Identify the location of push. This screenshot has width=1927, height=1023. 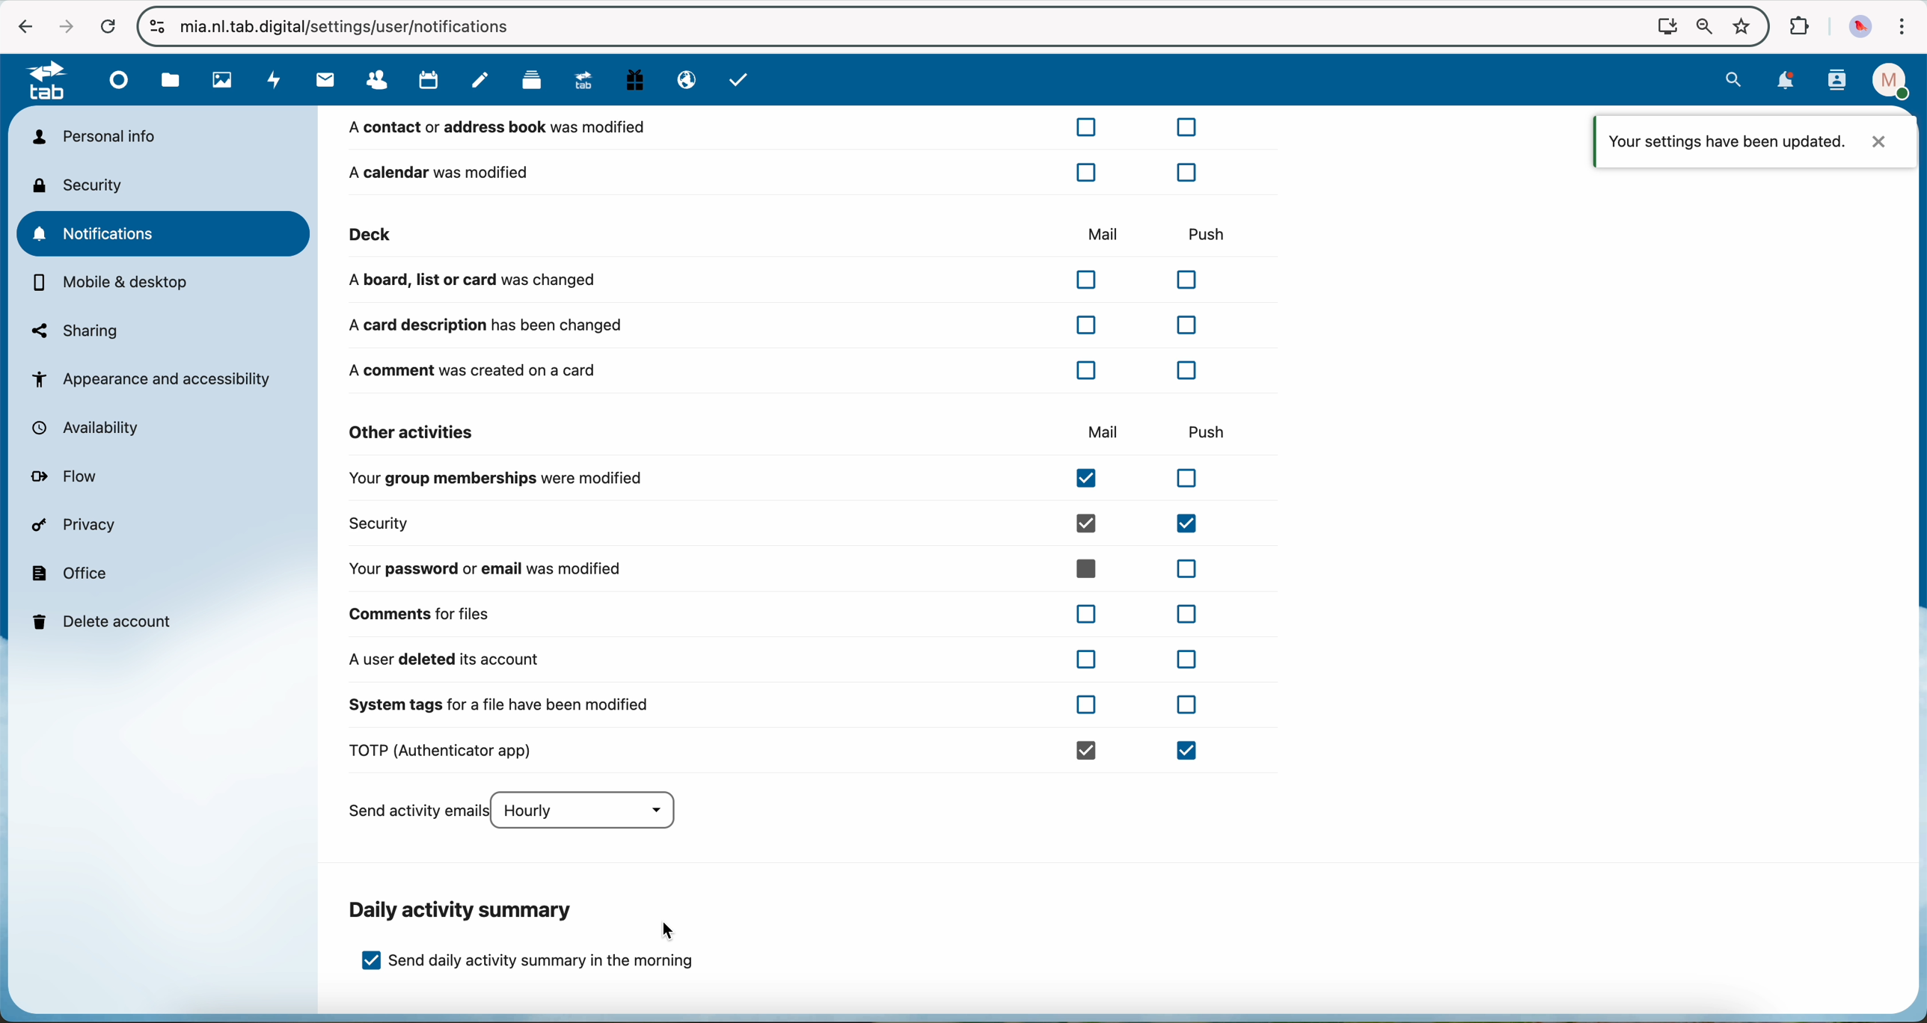
(1214, 430).